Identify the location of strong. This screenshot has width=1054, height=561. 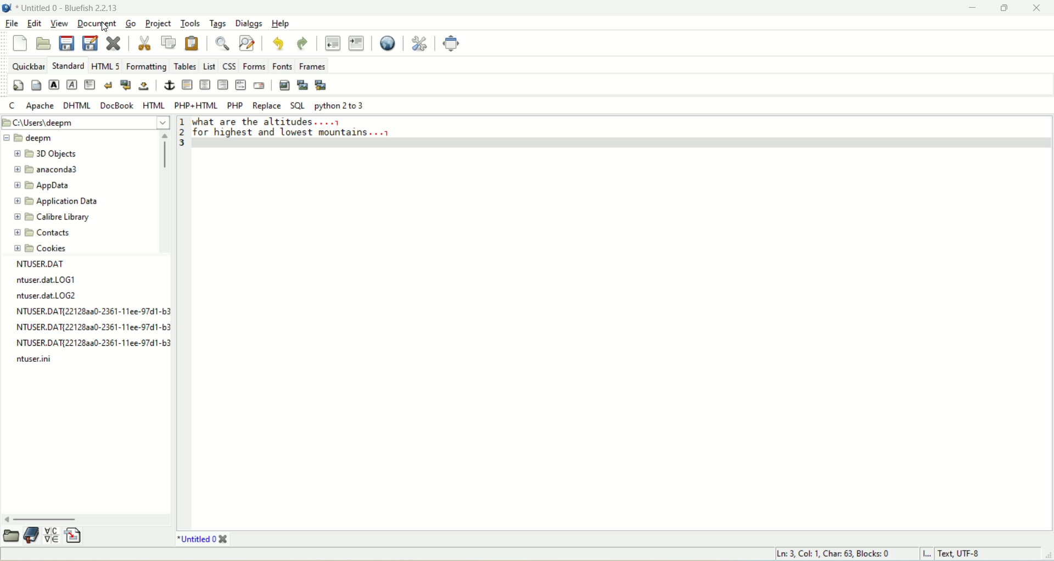
(54, 84).